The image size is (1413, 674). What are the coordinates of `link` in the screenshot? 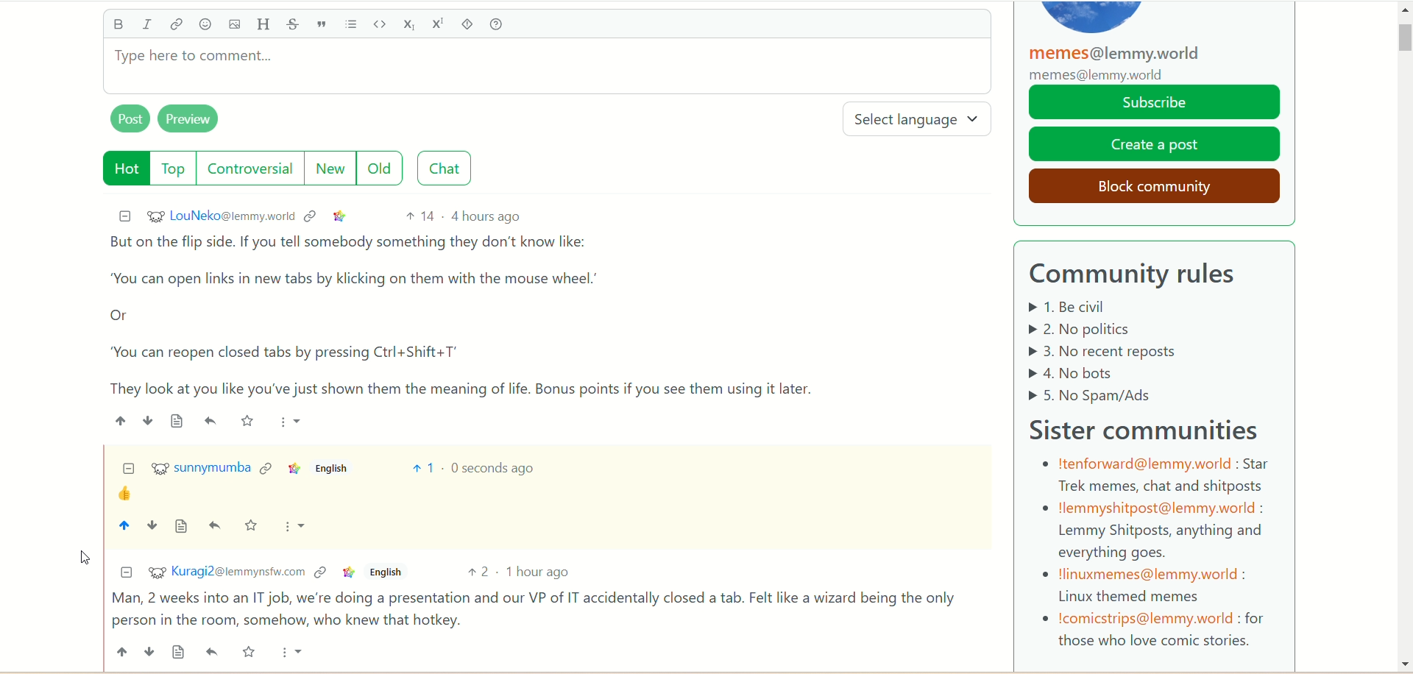 It's located at (348, 573).